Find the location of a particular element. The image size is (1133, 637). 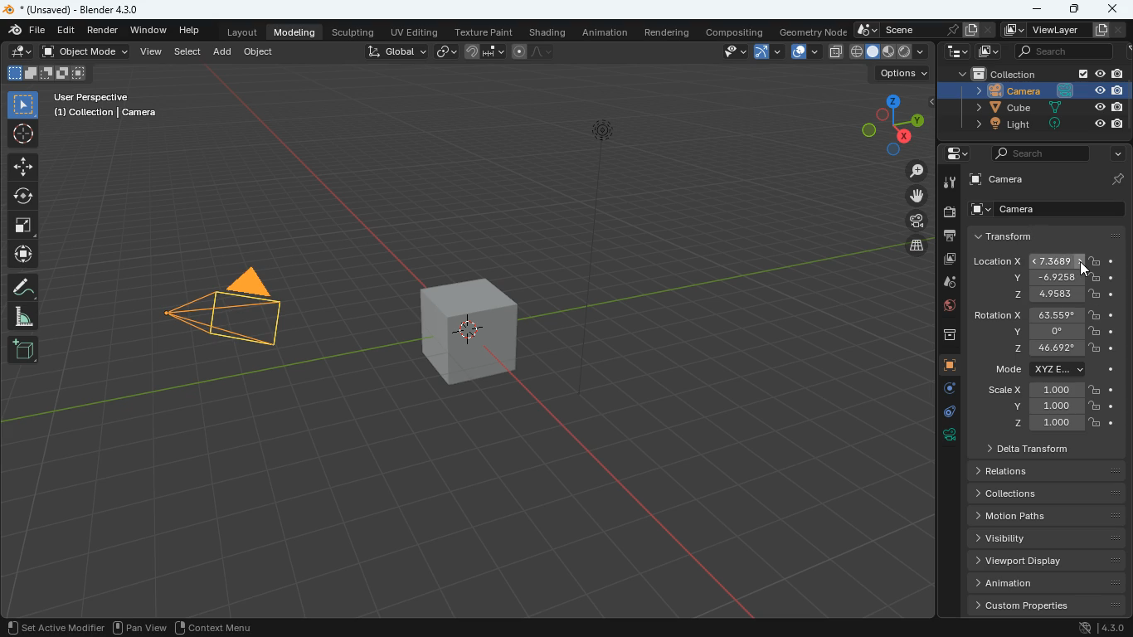

location x is located at coordinates (1049, 260).